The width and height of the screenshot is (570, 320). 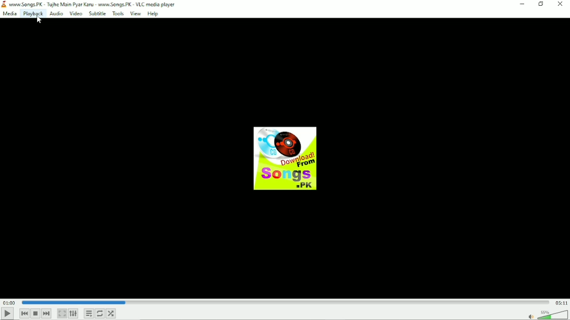 I want to click on Play duration, so click(x=284, y=301).